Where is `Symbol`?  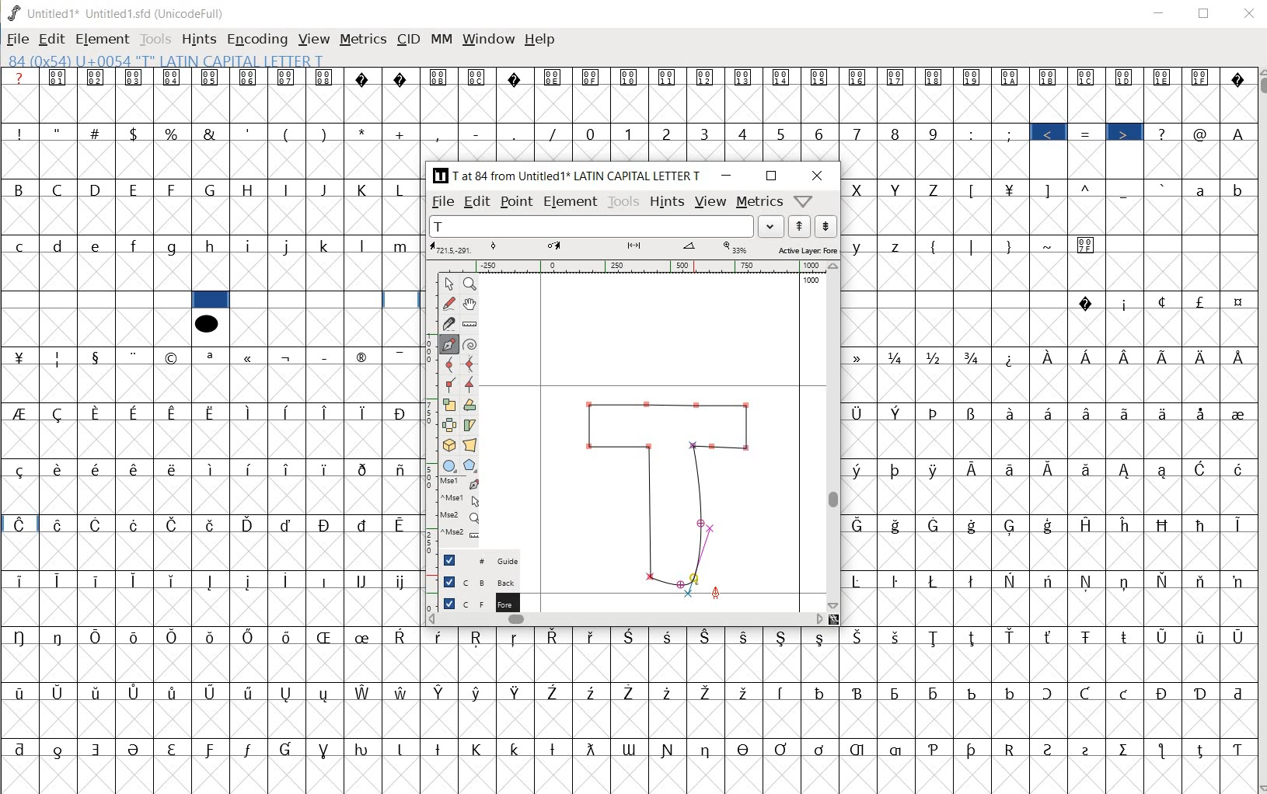
Symbol is located at coordinates (1164, 750).